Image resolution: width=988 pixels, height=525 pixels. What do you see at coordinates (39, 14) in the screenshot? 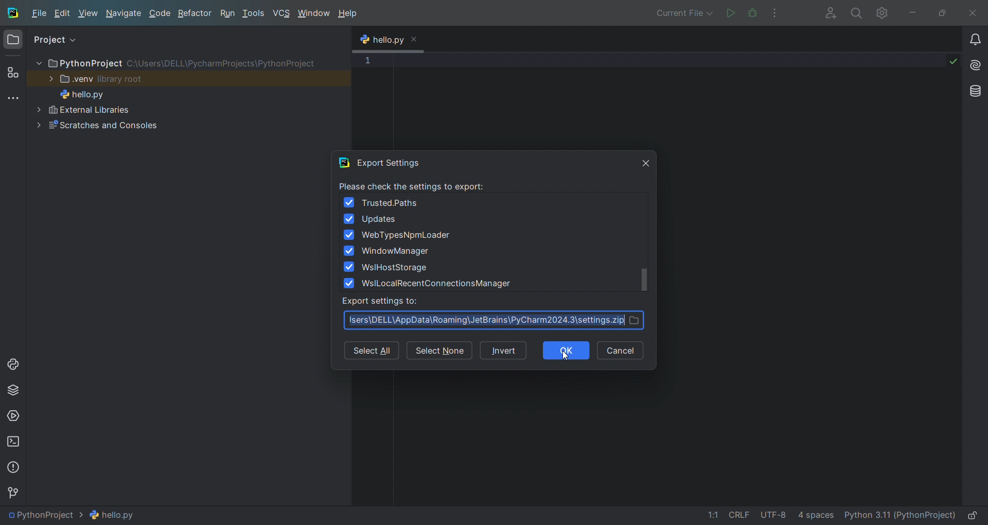
I see `file` at bounding box center [39, 14].